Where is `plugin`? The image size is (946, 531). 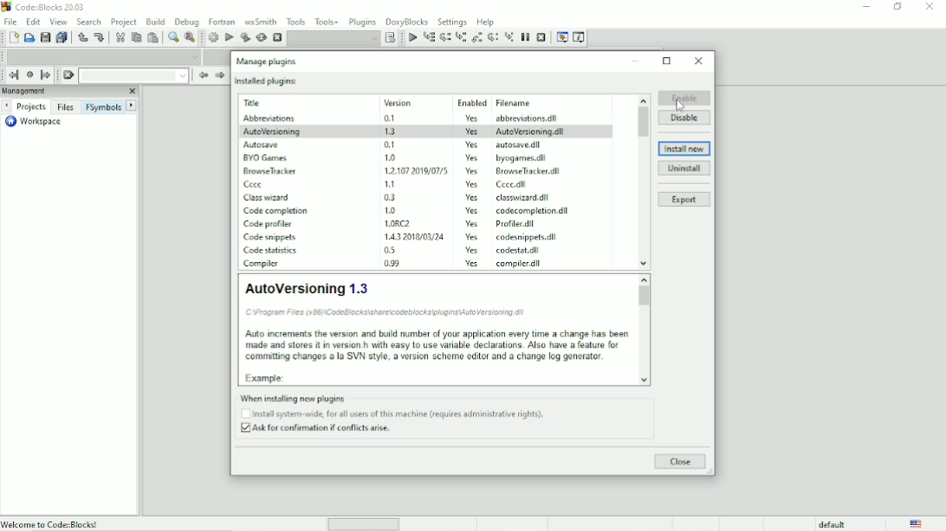 plugin is located at coordinates (265, 157).